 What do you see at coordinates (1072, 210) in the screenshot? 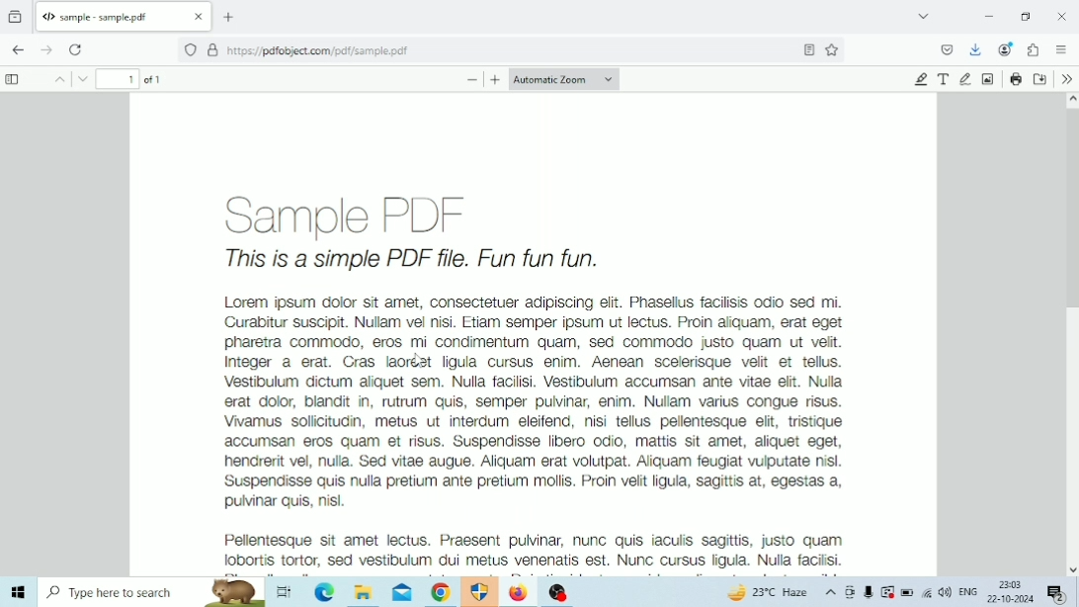
I see `Vertical scrollbar` at bounding box center [1072, 210].